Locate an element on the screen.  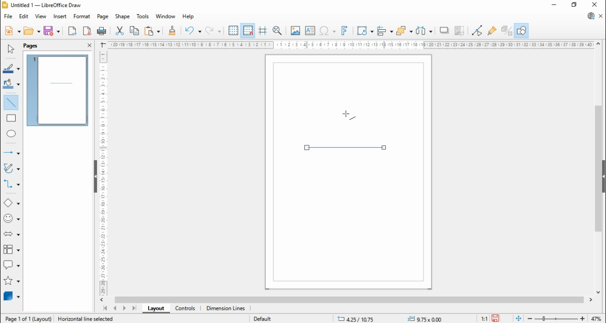
stars and banners is located at coordinates (10, 280).